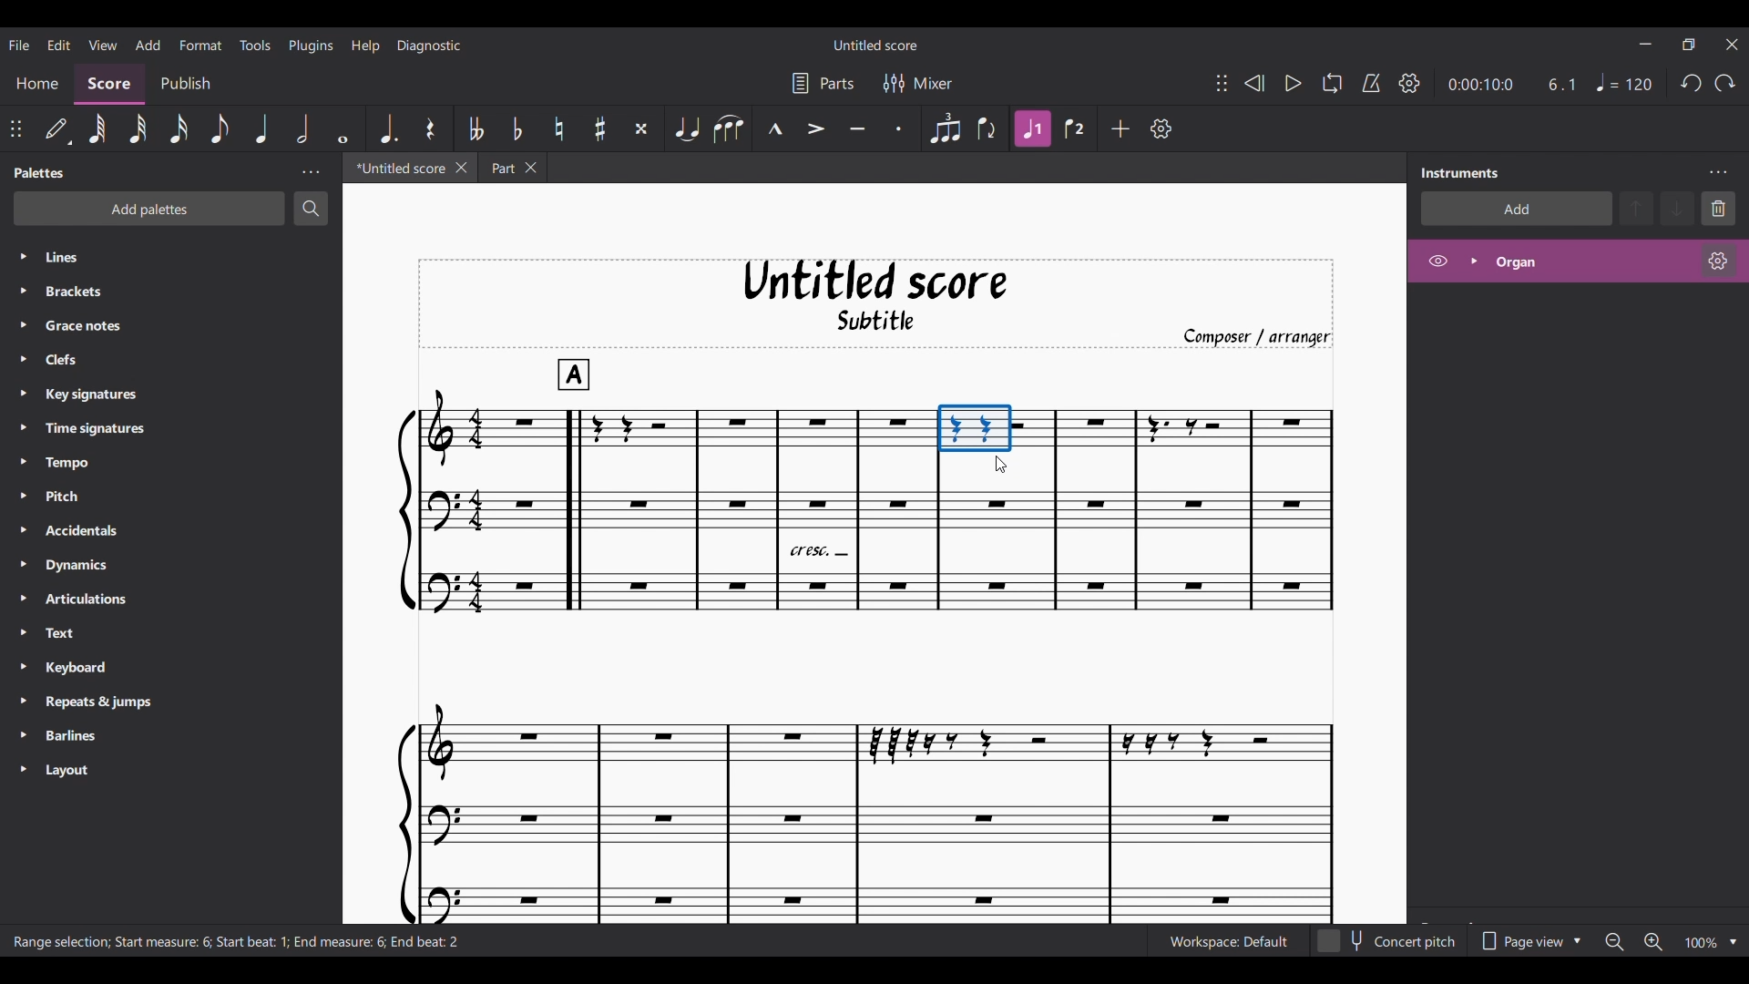 The height and width of the screenshot is (984, 1749). What do you see at coordinates (199, 42) in the screenshot?
I see `Format menu` at bounding box center [199, 42].